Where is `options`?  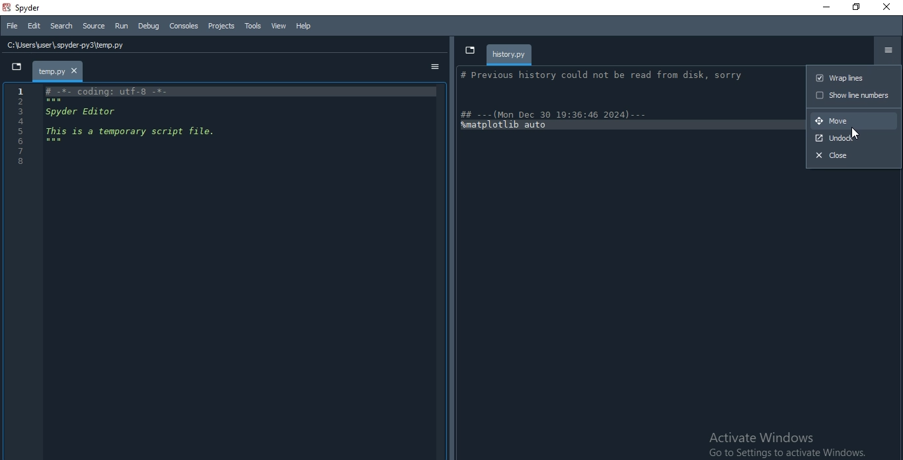 options is located at coordinates (888, 49).